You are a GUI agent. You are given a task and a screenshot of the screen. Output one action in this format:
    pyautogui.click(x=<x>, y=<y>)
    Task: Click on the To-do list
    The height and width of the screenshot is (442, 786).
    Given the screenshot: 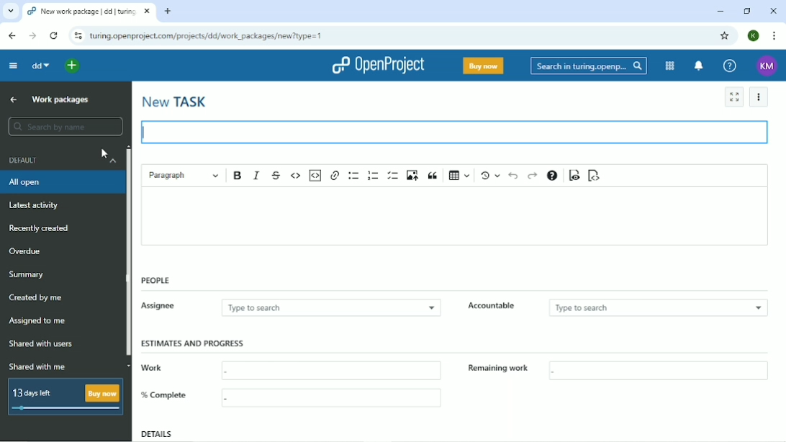 What is the action you would take?
    pyautogui.click(x=393, y=175)
    